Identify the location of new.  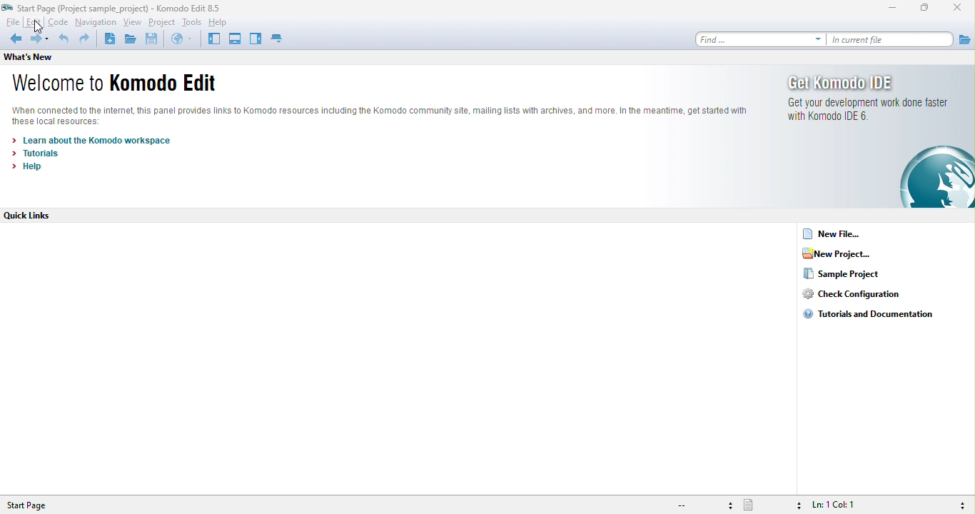
(109, 40).